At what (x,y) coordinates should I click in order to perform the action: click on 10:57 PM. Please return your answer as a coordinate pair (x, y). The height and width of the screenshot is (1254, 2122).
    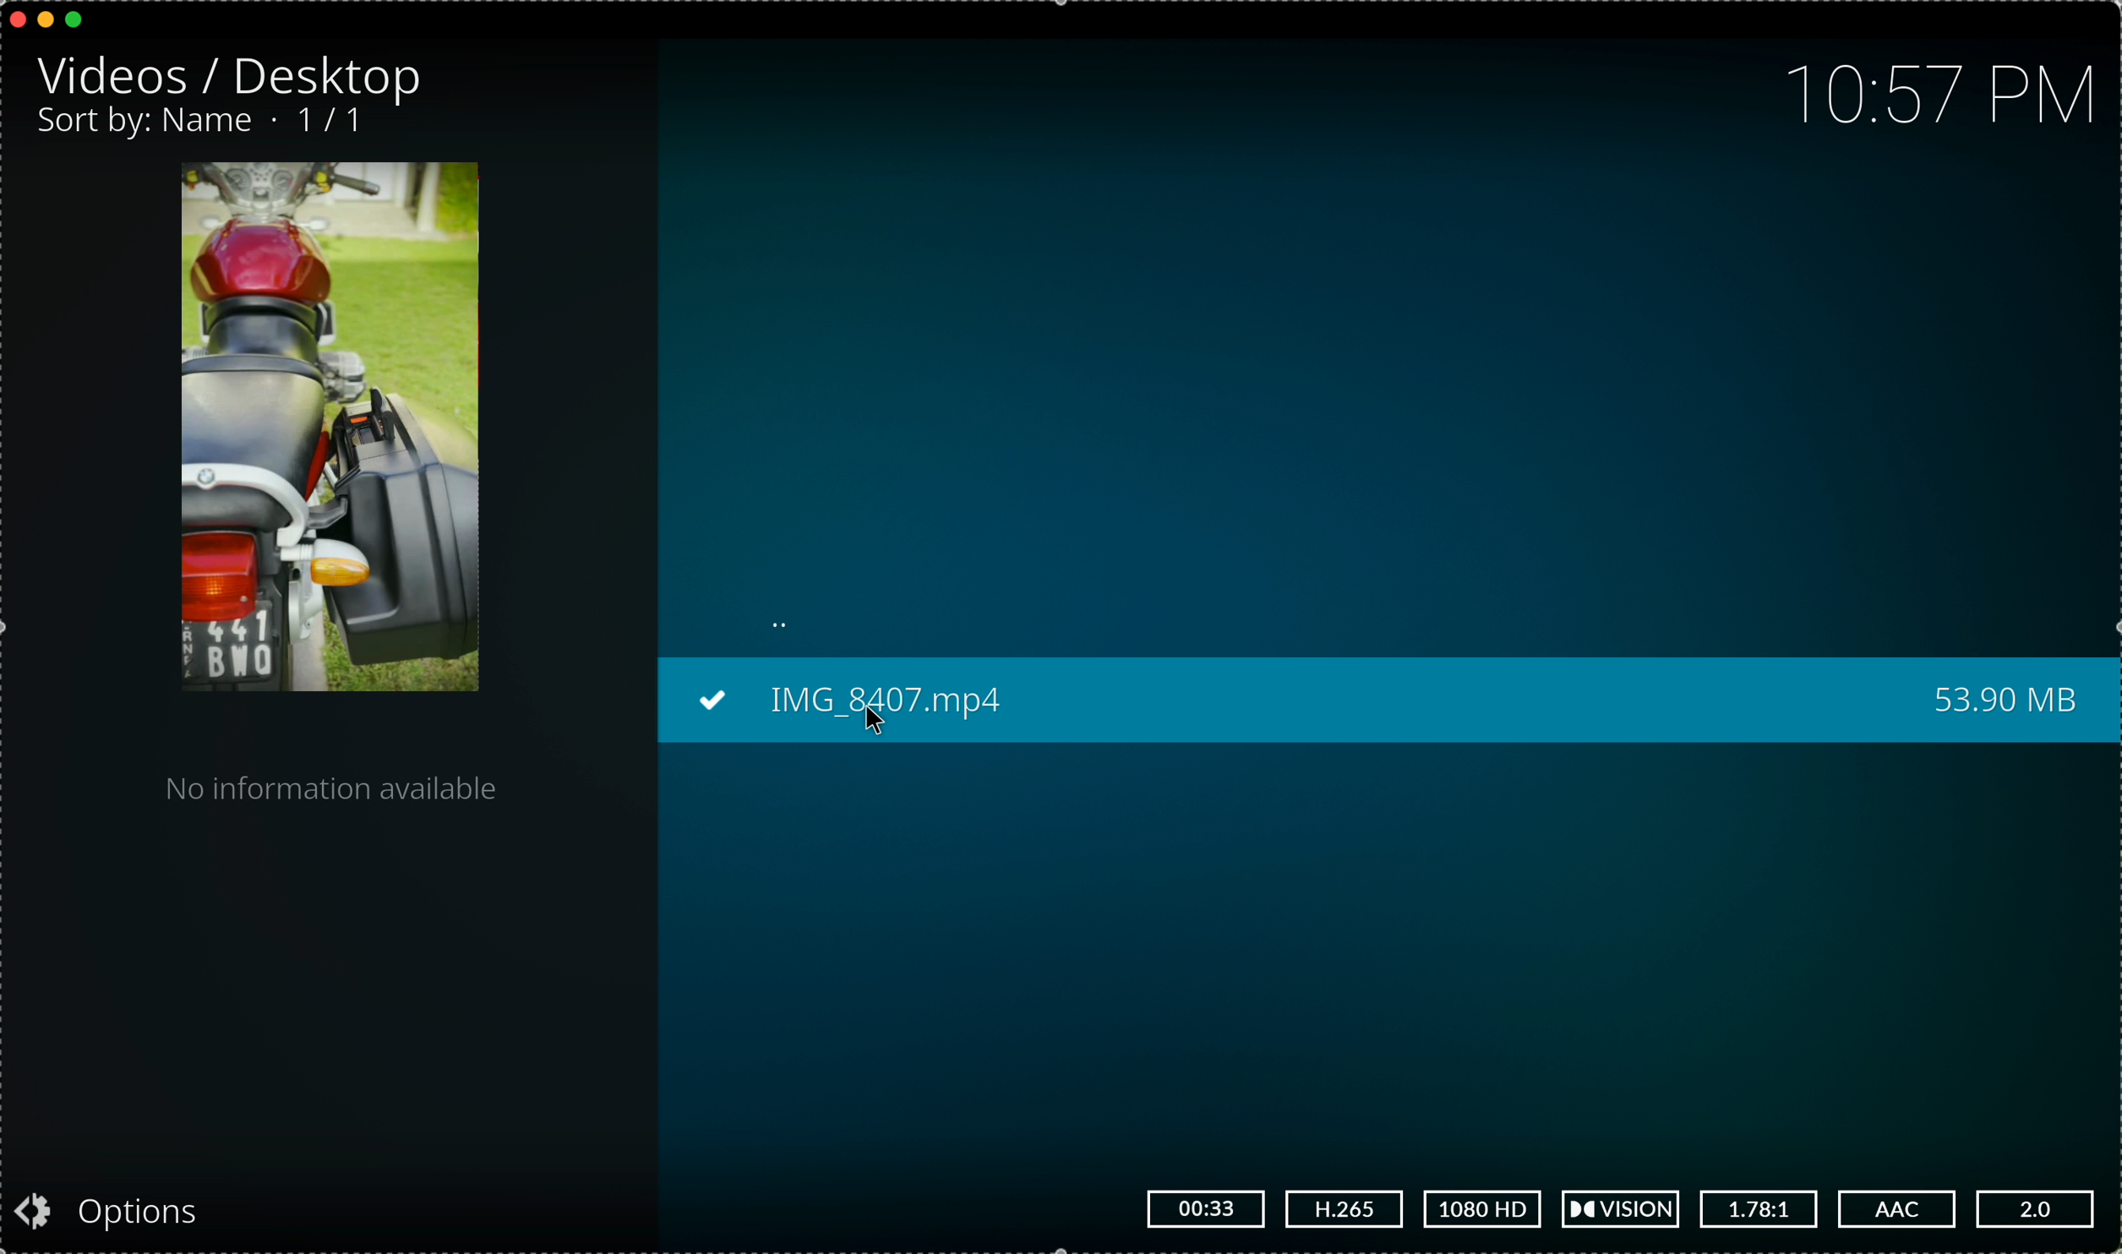
    Looking at the image, I should click on (1929, 90).